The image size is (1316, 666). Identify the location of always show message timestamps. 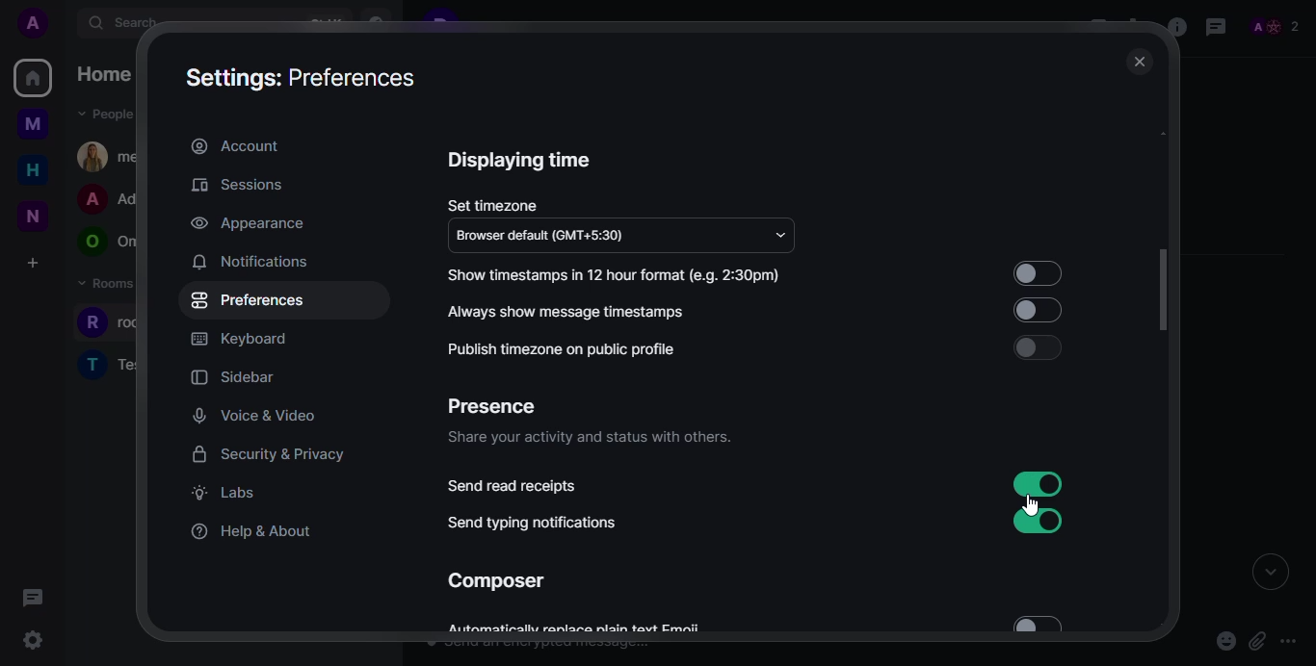
(571, 312).